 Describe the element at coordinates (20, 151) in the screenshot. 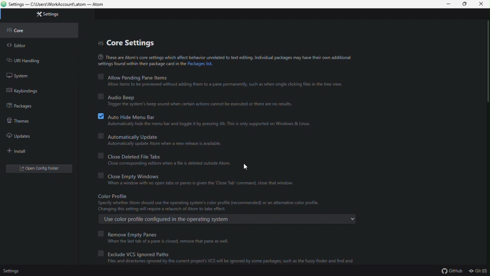

I see `Install` at that location.